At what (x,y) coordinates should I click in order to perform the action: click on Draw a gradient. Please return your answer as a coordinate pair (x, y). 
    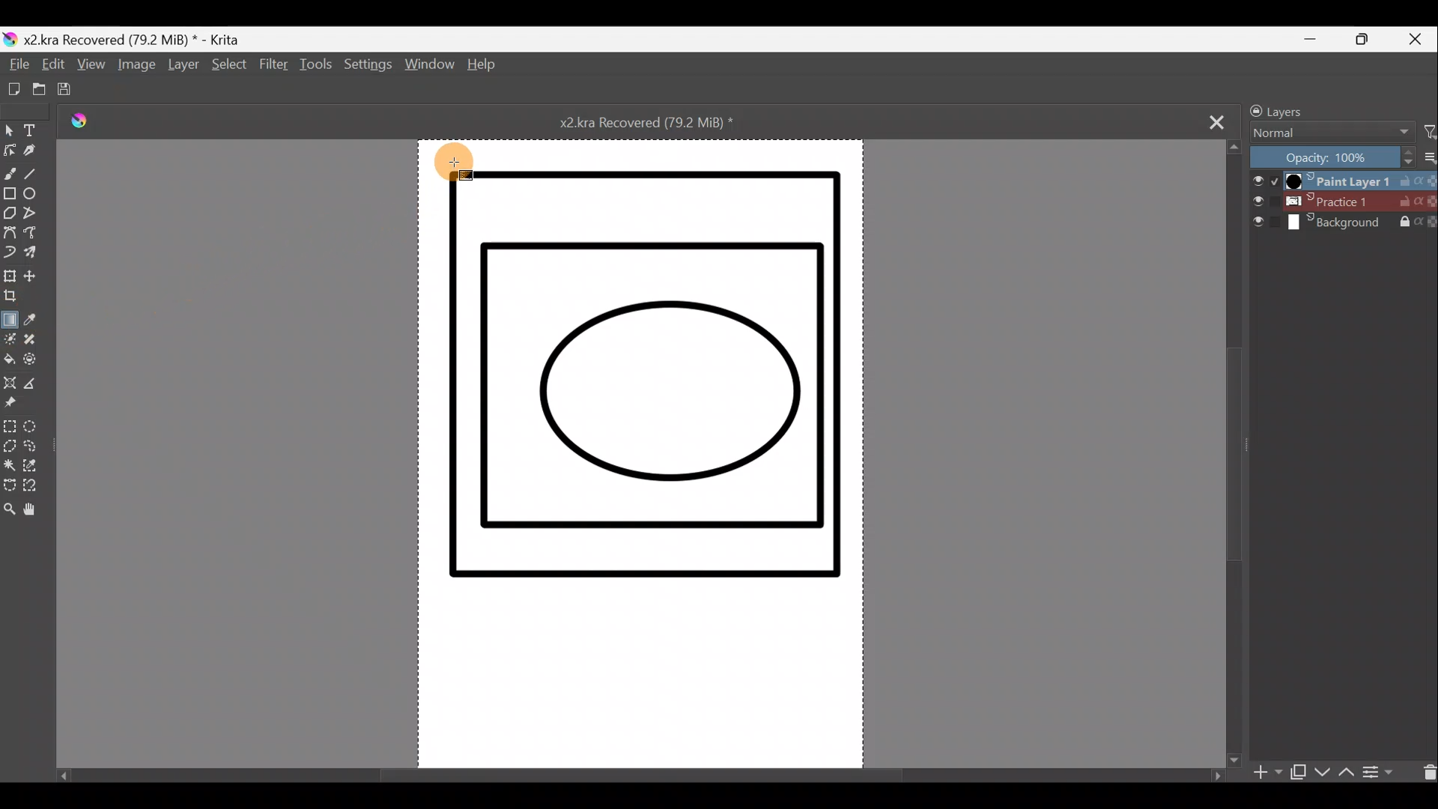
    Looking at the image, I should click on (10, 317).